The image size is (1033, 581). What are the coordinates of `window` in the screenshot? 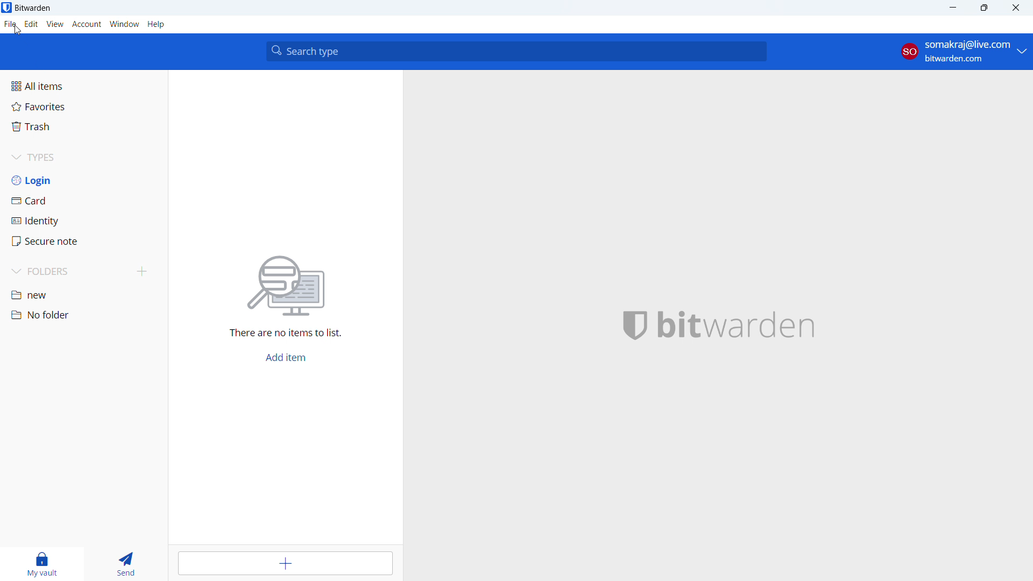 It's located at (125, 24).